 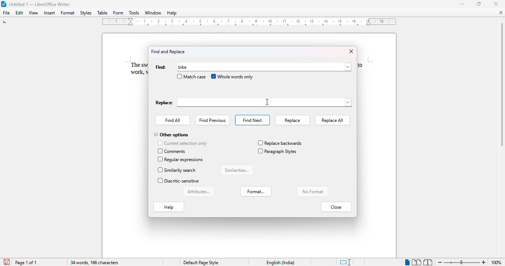 I want to click on form, so click(x=118, y=13).